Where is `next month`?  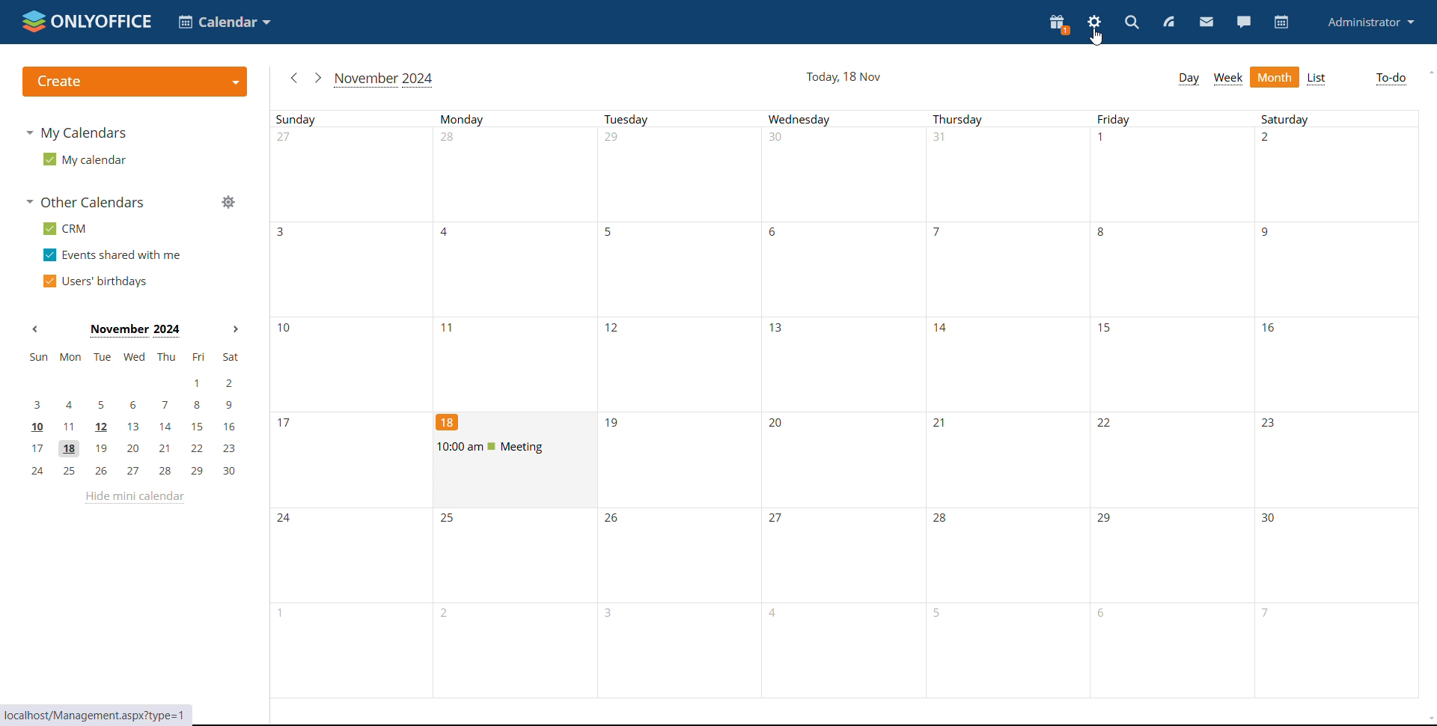
next month is located at coordinates (234, 330).